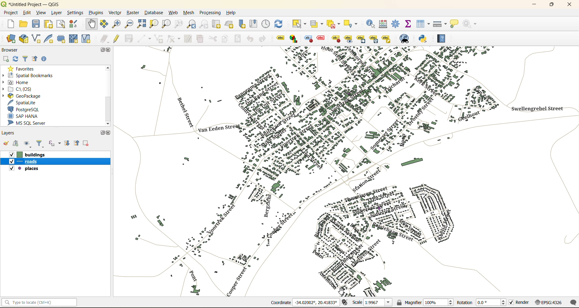 This screenshot has width=579, height=308. Describe the element at coordinates (267, 25) in the screenshot. I see `control panel` at that location.